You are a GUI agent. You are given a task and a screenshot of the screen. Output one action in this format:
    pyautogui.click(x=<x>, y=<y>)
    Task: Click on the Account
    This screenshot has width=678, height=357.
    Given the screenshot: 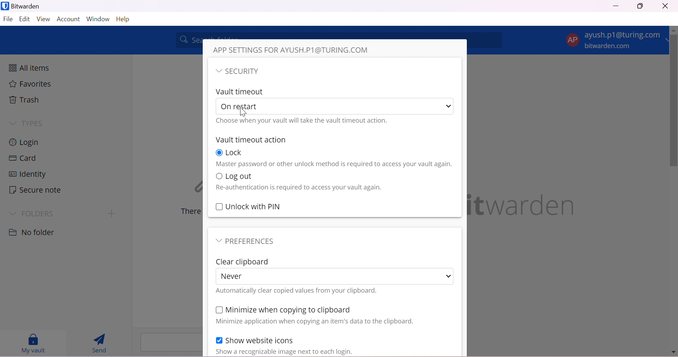 What is the action you would take?
    pyautogui.click(x=69, y=19)
    